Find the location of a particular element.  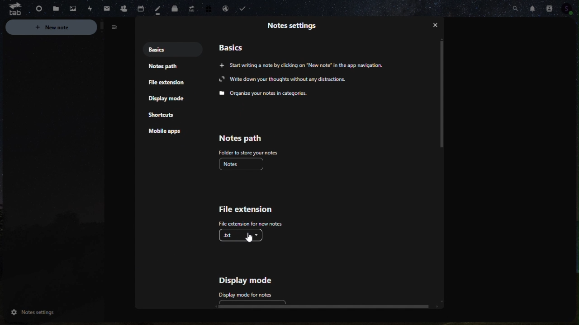

Basics is located at coordinates (237, 46).